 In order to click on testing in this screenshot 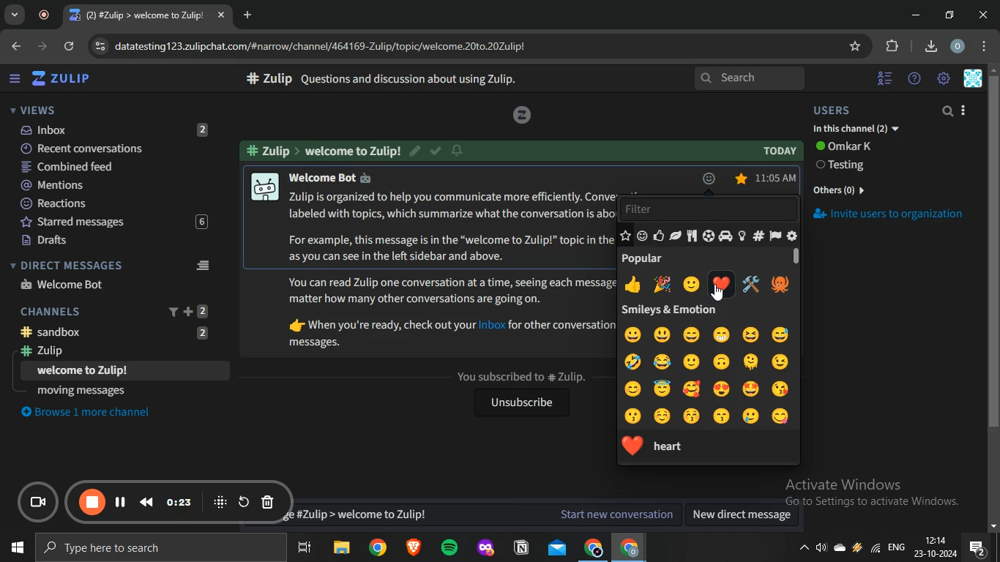, I will do `click(844, 166)`.